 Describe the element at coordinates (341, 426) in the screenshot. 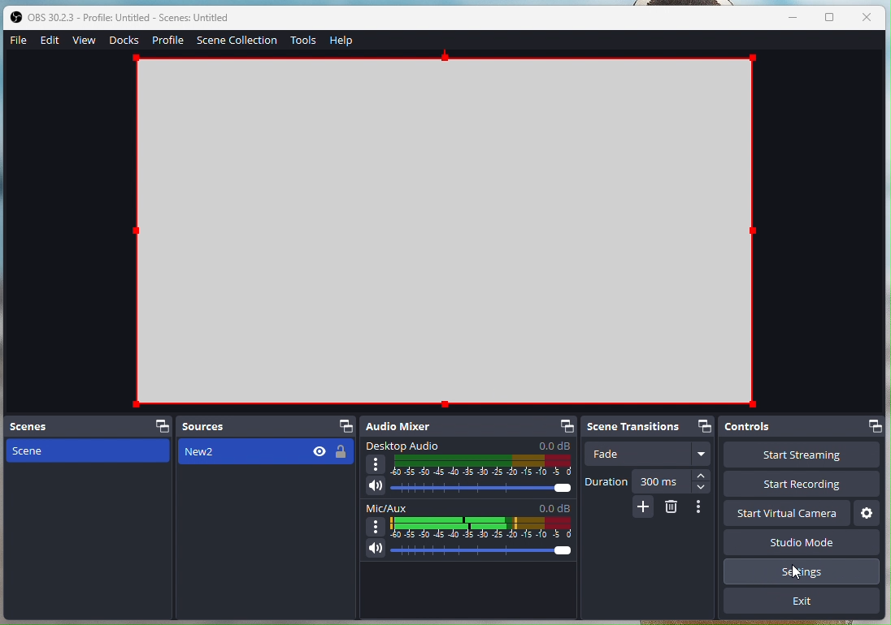

I see `dock options` at that location.